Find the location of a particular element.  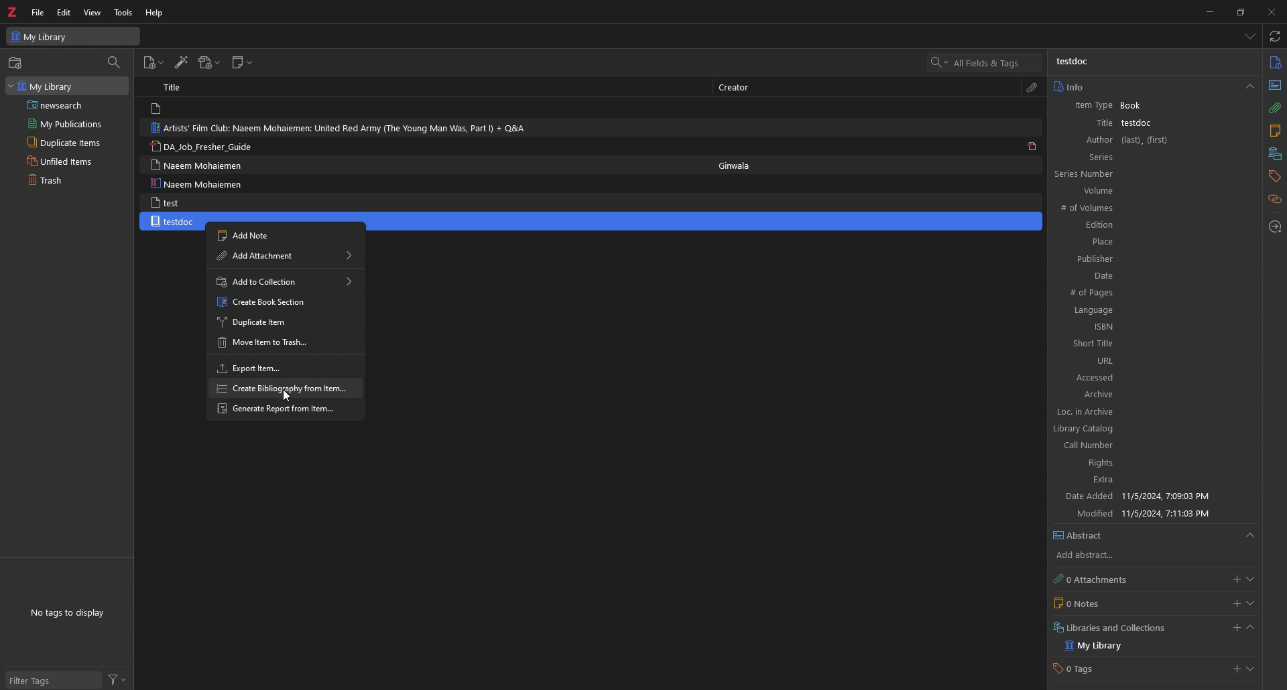

Libraries and Collections is located at coordinates (1114, 626).